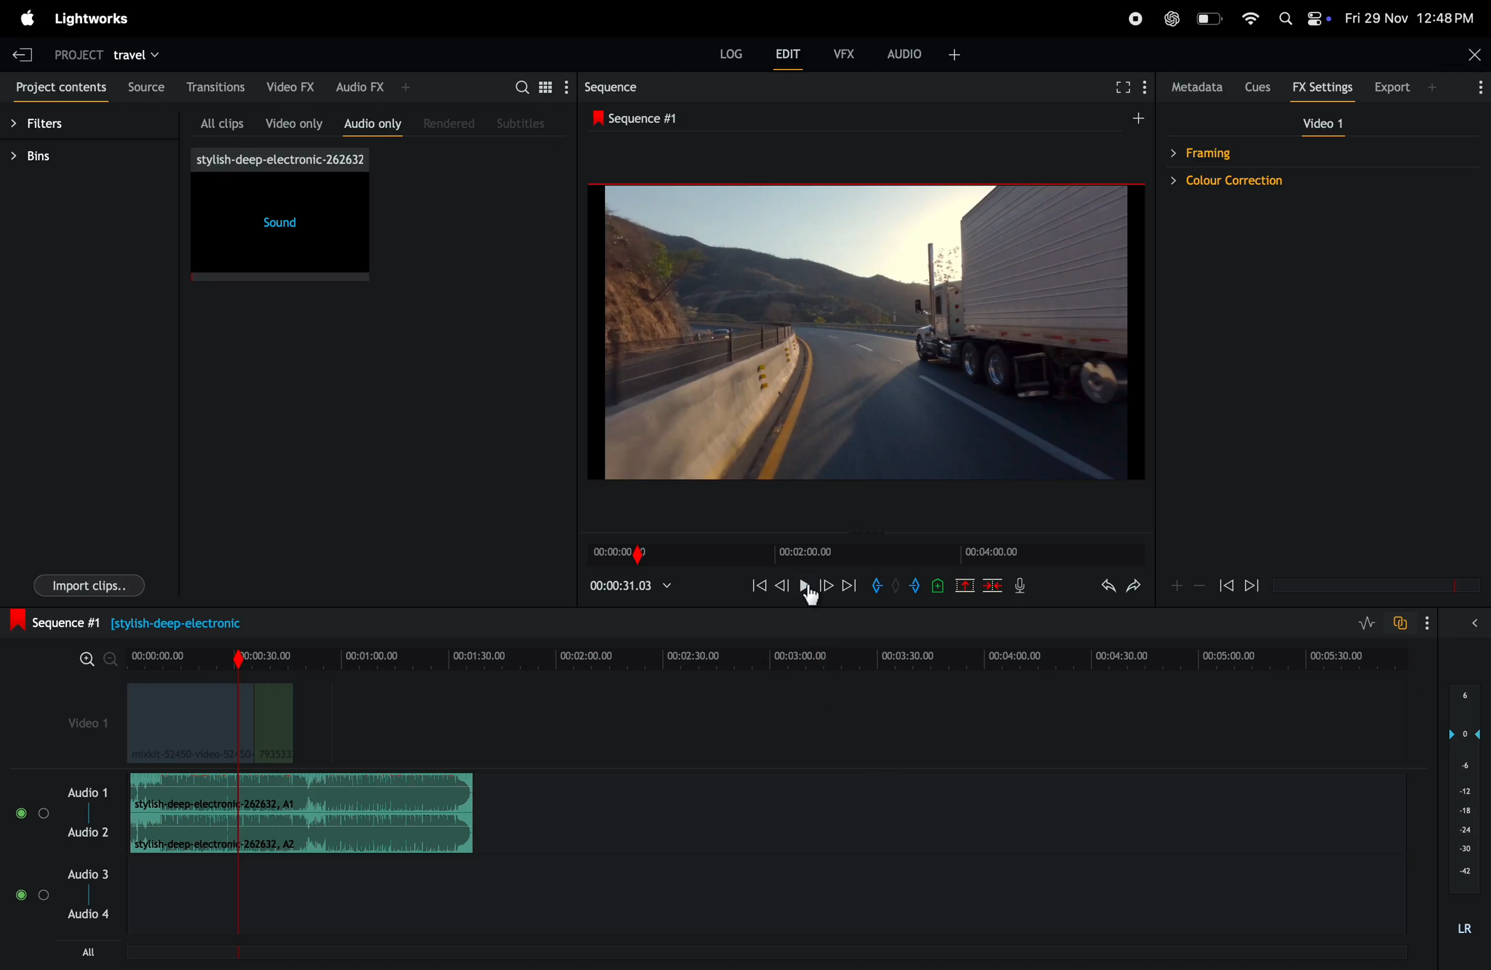 Image resolution: width=1491 pixels, height=970 pixels. What do you see at coordinates (754, 584) in the screenshot?
I see `previous frame` at bounding box center [754, 584].